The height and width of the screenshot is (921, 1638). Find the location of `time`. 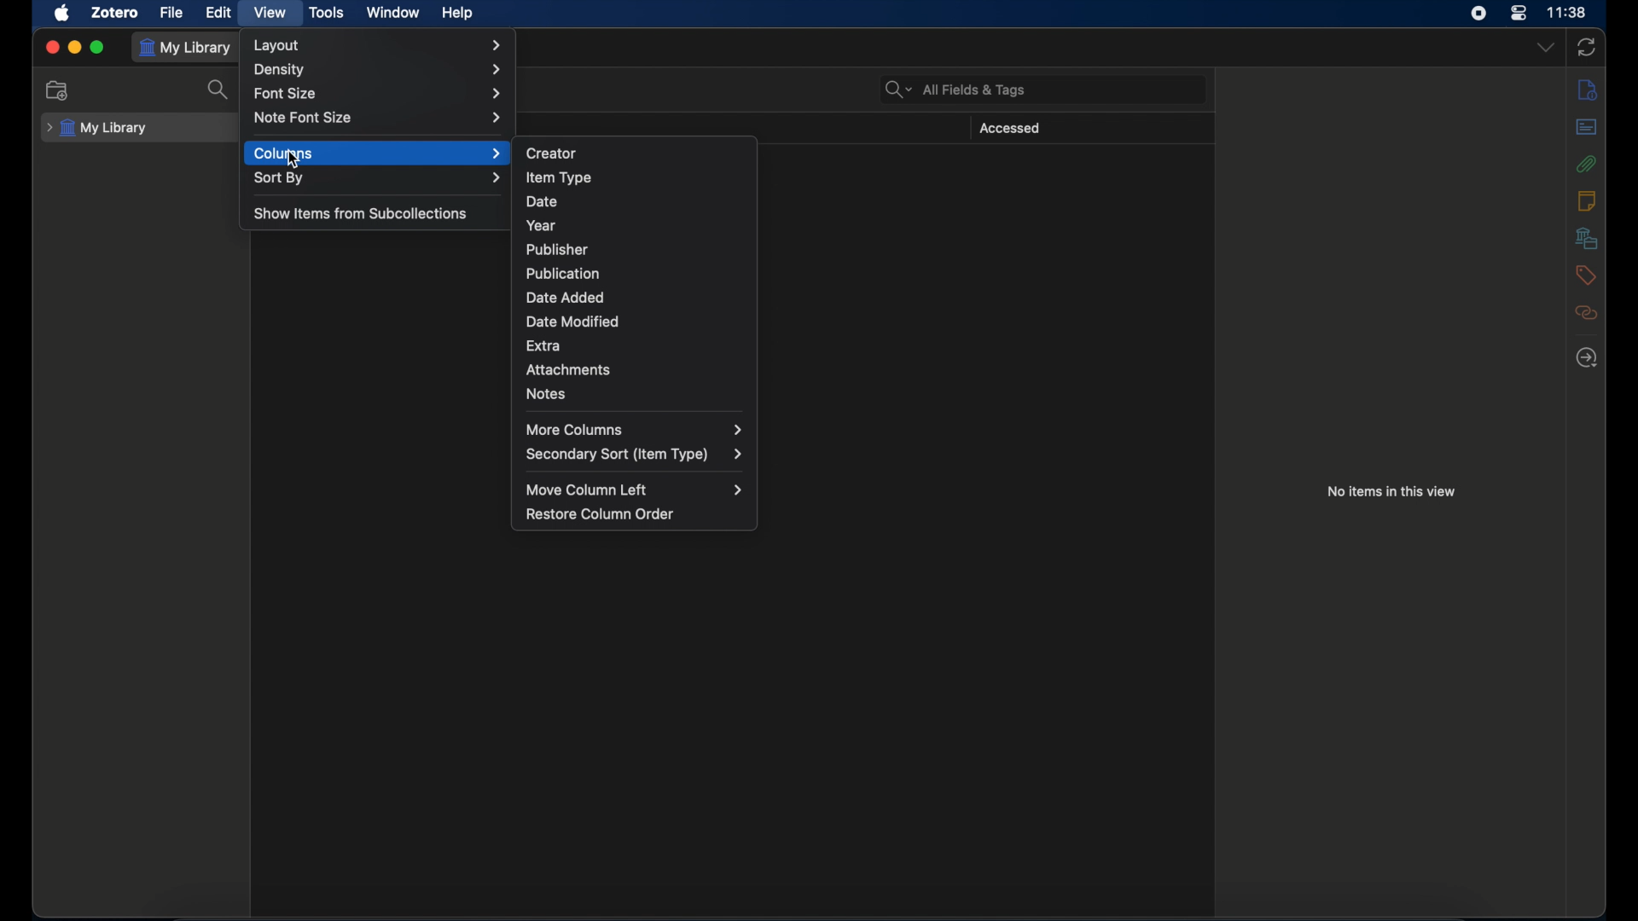

time is located at coordinates (1567, 13).